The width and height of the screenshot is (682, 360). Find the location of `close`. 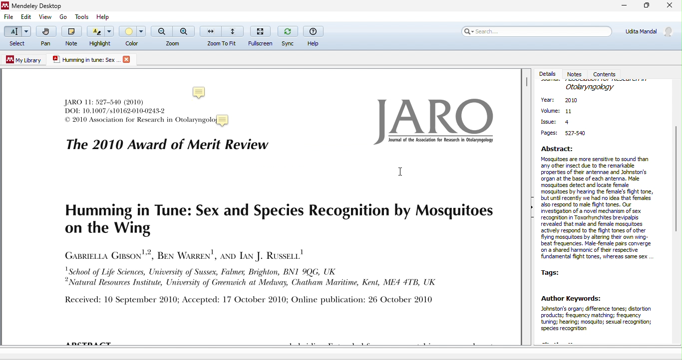

close is located at coordinates (127, 60).